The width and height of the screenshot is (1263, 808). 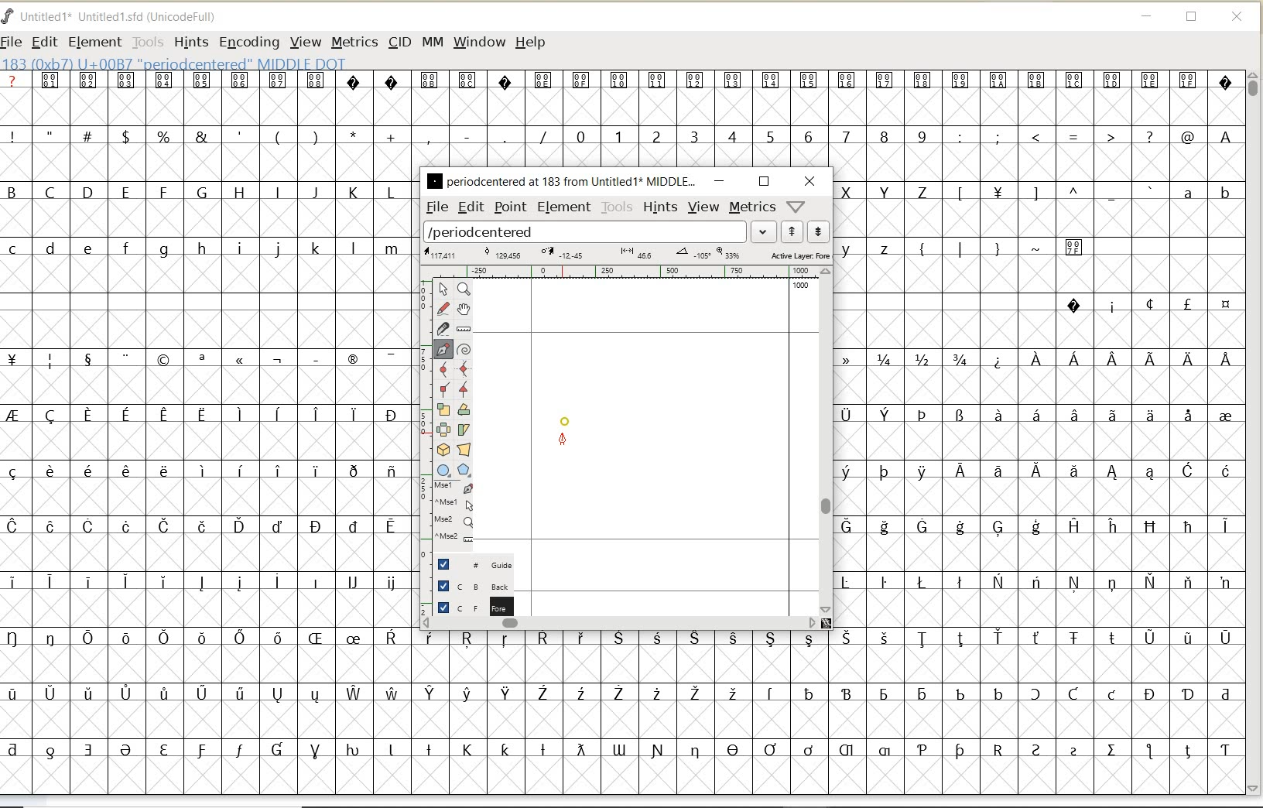 I want to click on 1000, so click(x=801, y=287).